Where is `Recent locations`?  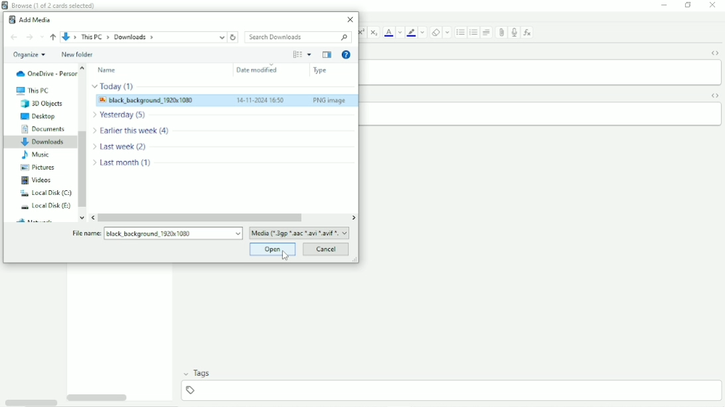
Recent locations is located at coordinates (42, 36).